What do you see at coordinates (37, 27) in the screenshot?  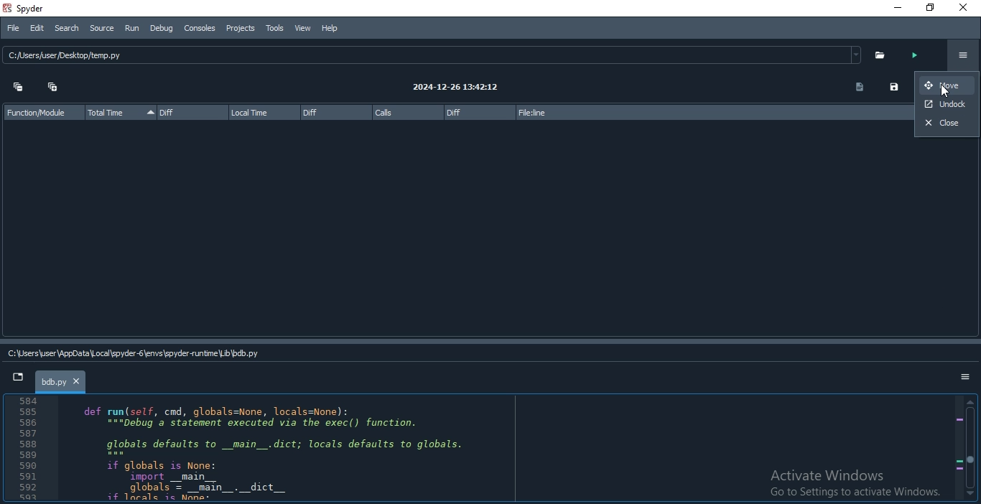 I see `Edit` at bounding box center [37, 27].